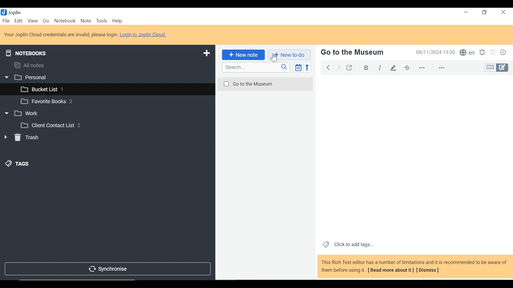 The height and width of the screenshot is (288, 513). Describe the element at coordinates (503, 13) in the screenshot. I see `Close` at that location.